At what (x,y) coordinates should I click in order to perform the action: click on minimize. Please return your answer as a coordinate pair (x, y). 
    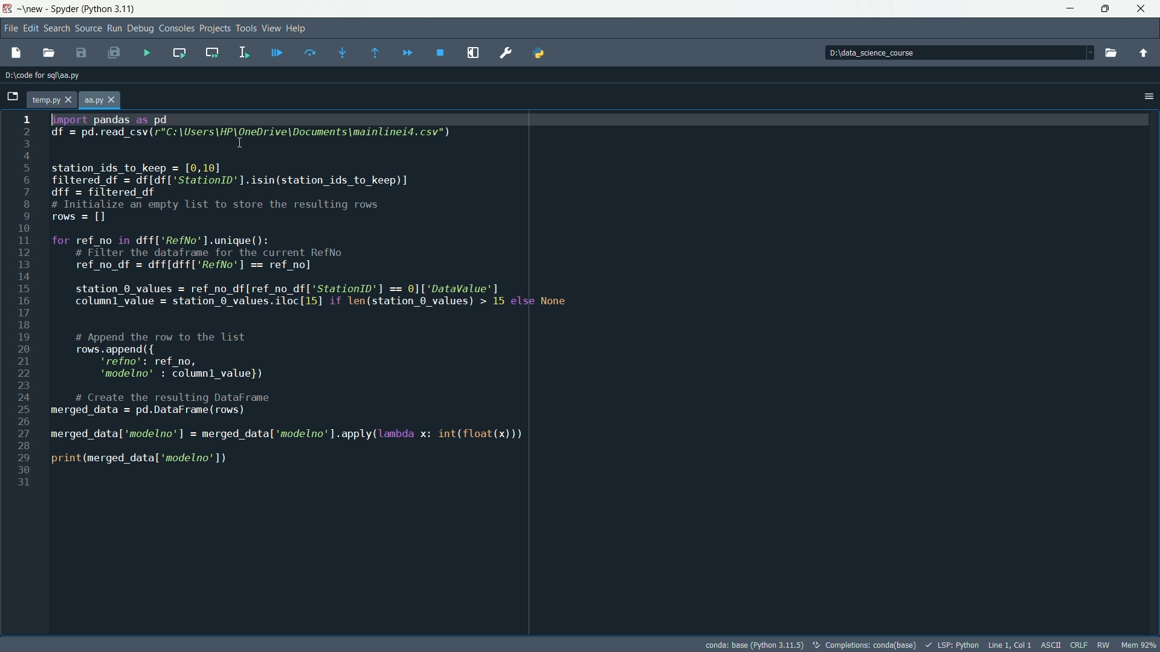
    Looking at the image, I should click on (1072, 9).